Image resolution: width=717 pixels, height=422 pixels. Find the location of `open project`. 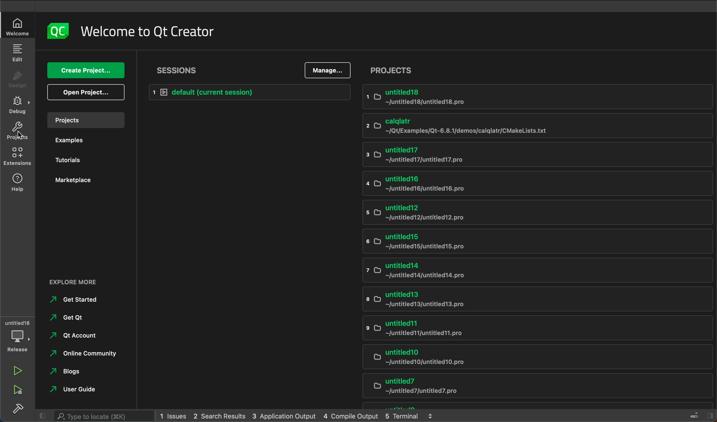

open project is located at coordinates (87, 91).